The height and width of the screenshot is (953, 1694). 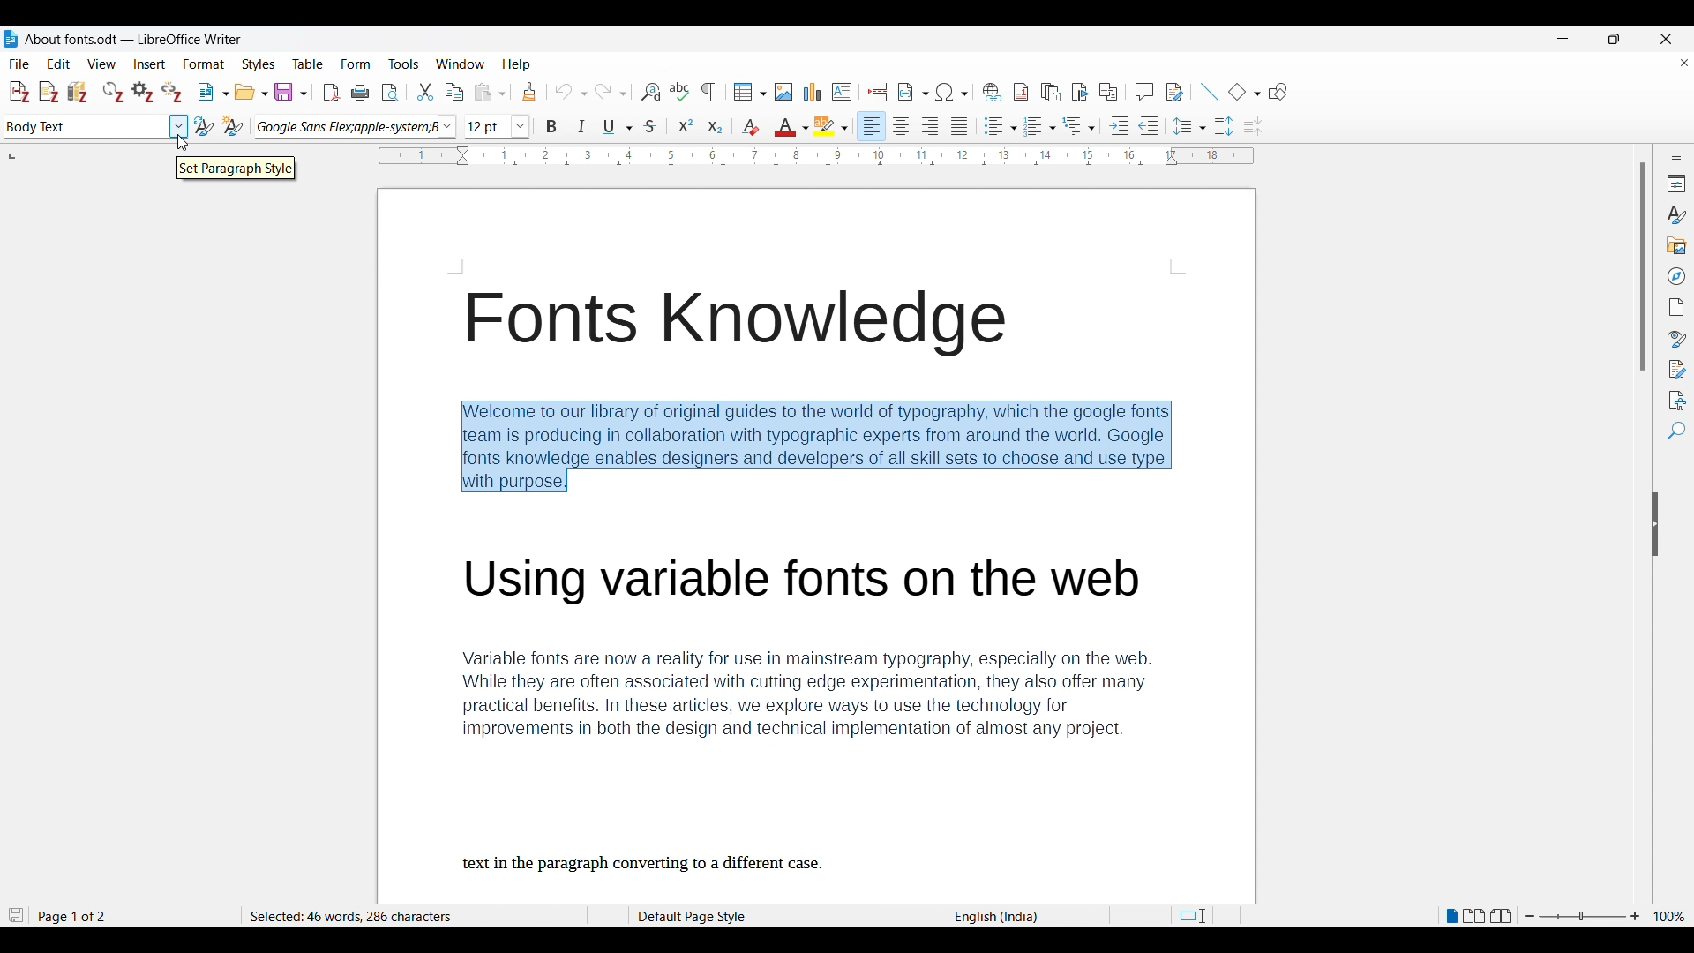 I want to click on Bold, so click(x=551, y=126).